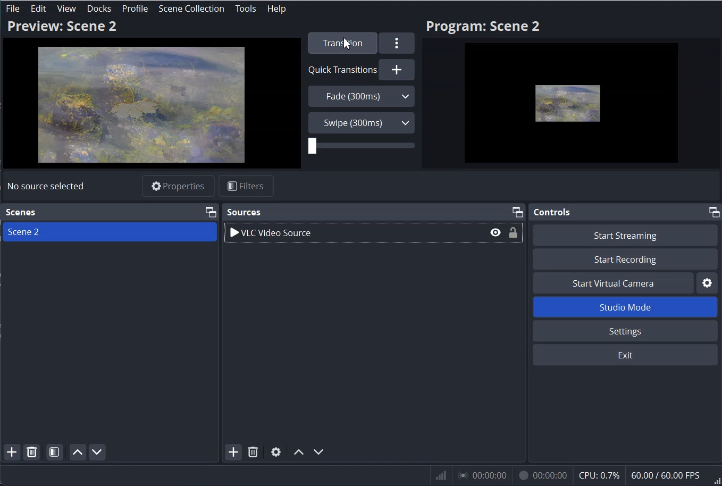 Image resolution: width=722 pixels, height=486 pixels. I want to click on Move Source Down, so click(318, 451).